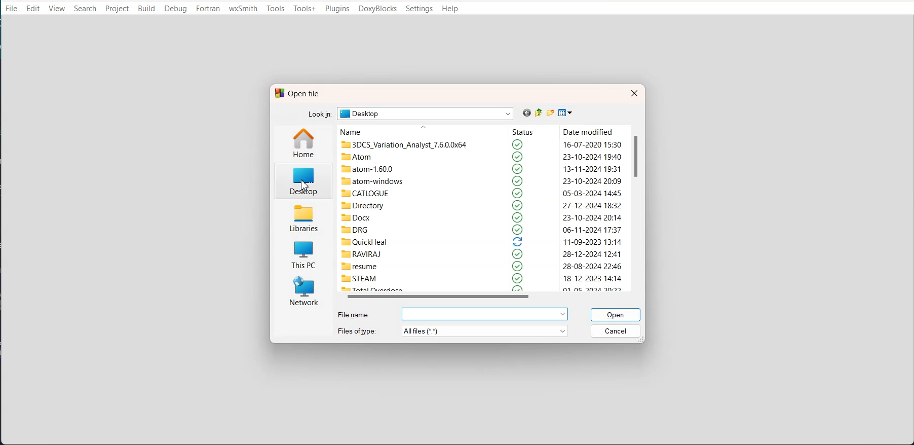 The width and height of the screenshot is (914, 445). Describe the element at coordinates (175, 9) in the screenshot. I see `Debug` at that location.